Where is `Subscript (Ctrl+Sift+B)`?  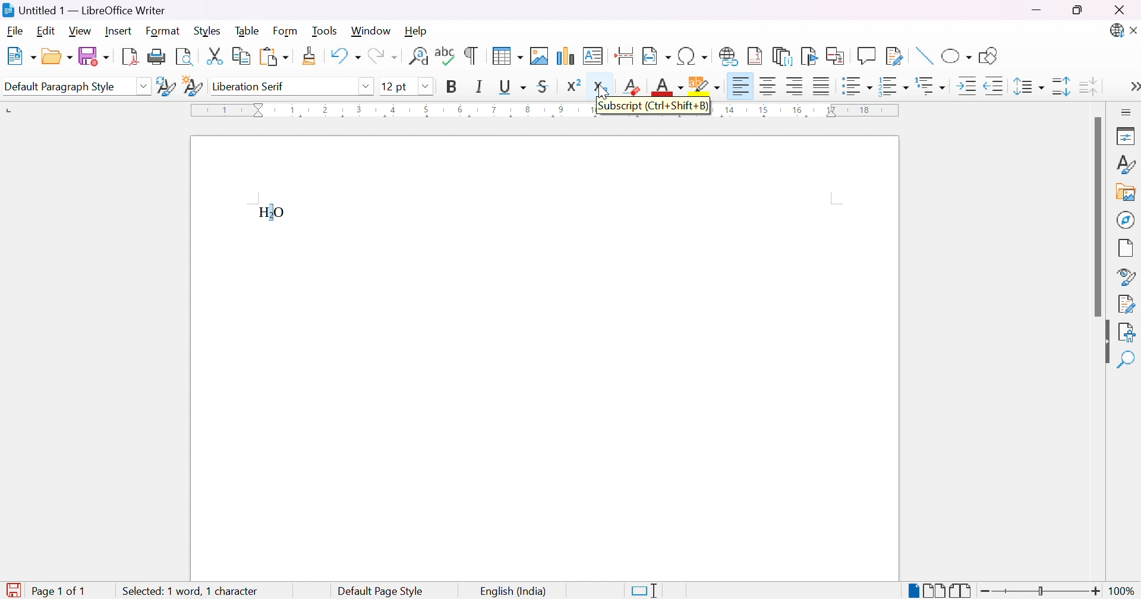 Subscript (Ctrl+Sift+B) is located at coordinates (653, 108).